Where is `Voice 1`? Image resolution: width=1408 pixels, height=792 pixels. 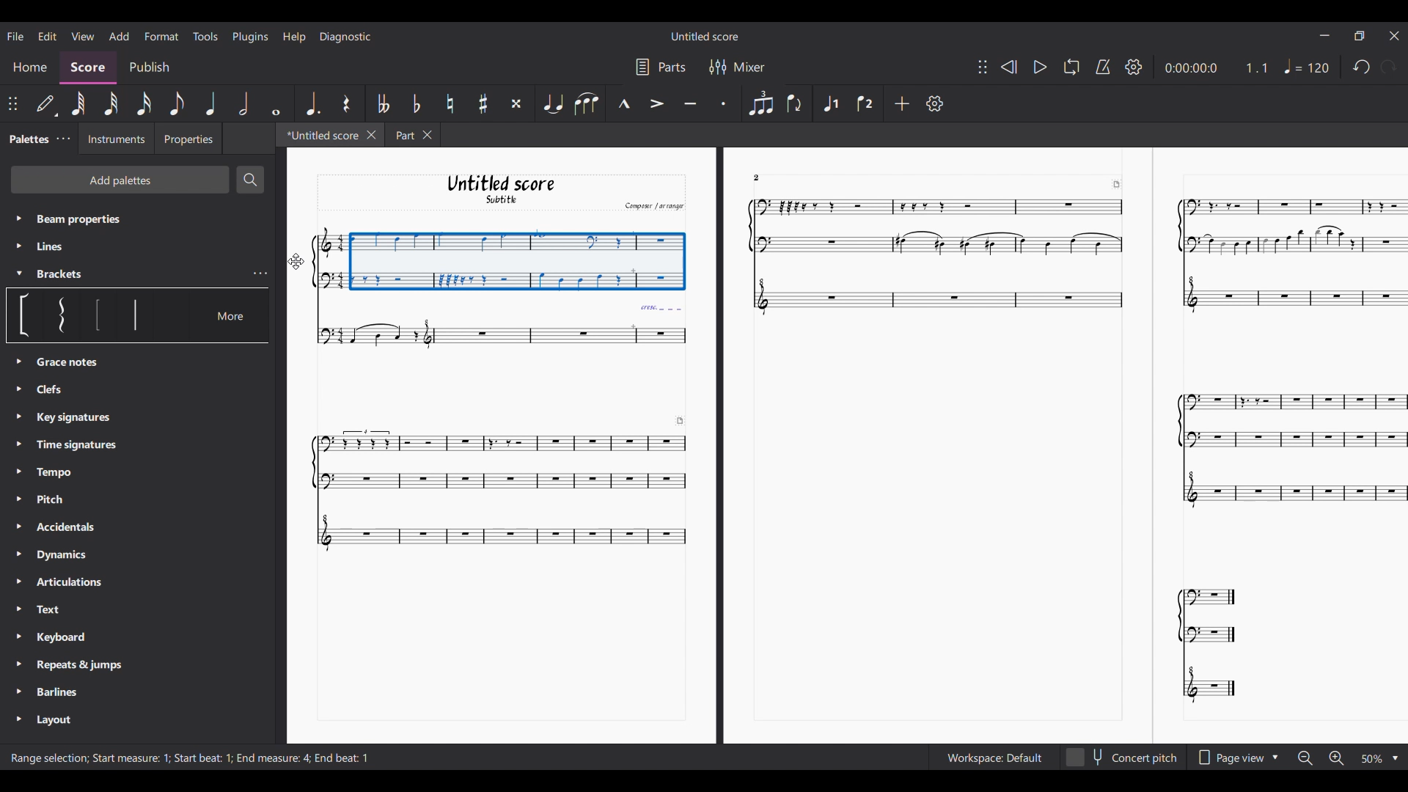 Voice 1 is located at coordinates (831, 102).